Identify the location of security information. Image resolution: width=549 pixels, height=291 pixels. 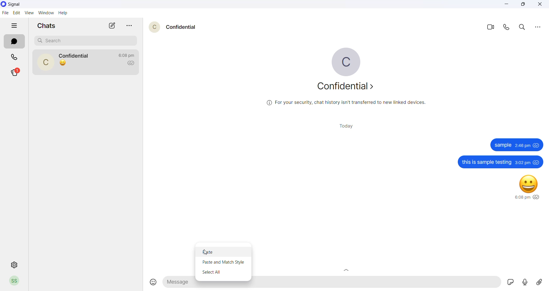
(346, 104).